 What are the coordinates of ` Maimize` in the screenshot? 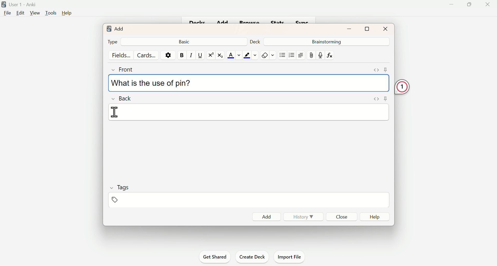 It's located at (471, 5).